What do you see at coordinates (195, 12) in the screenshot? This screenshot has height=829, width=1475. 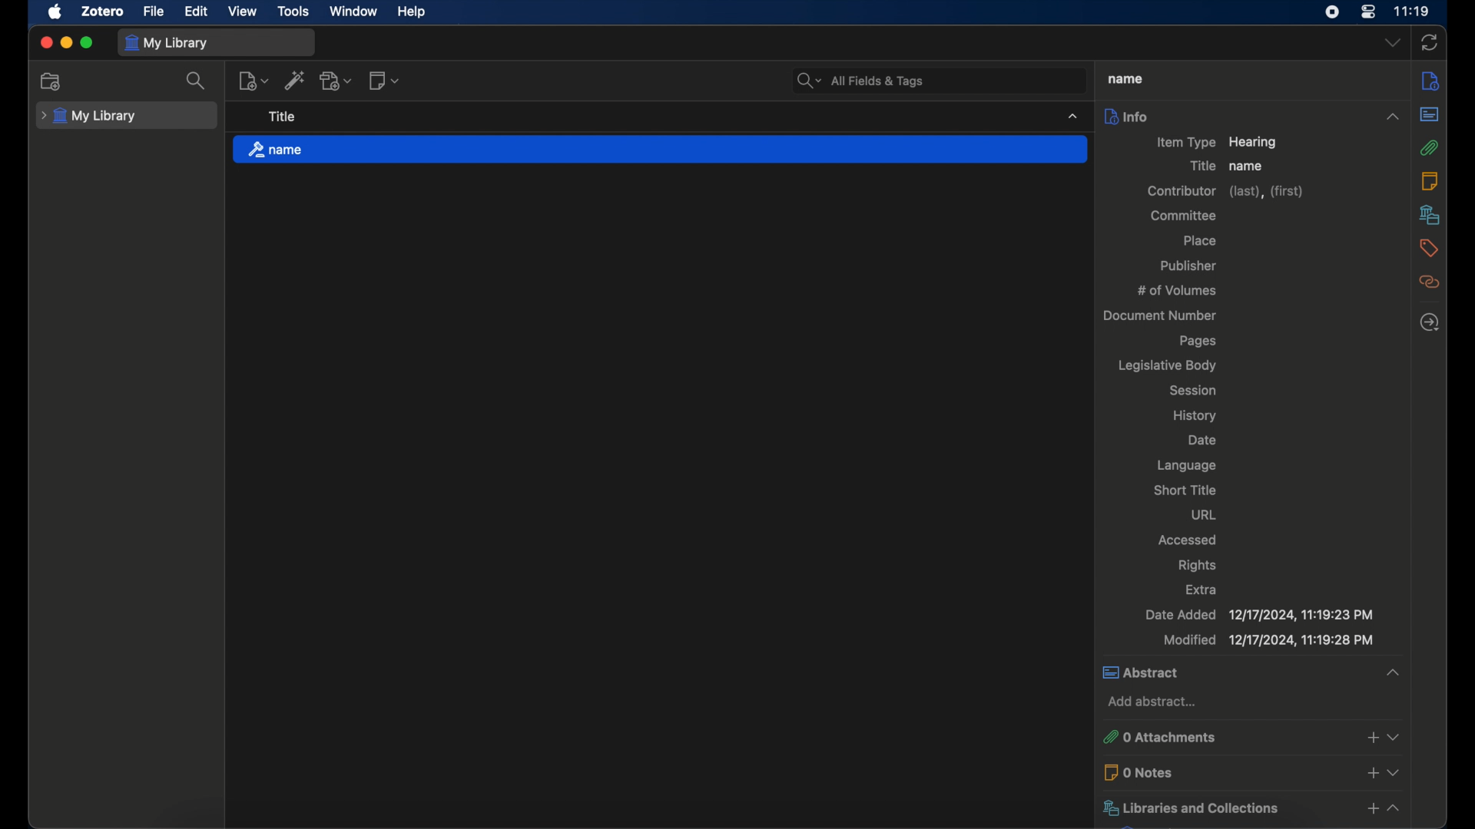 I see `edit` at bounding box center [195, 12].